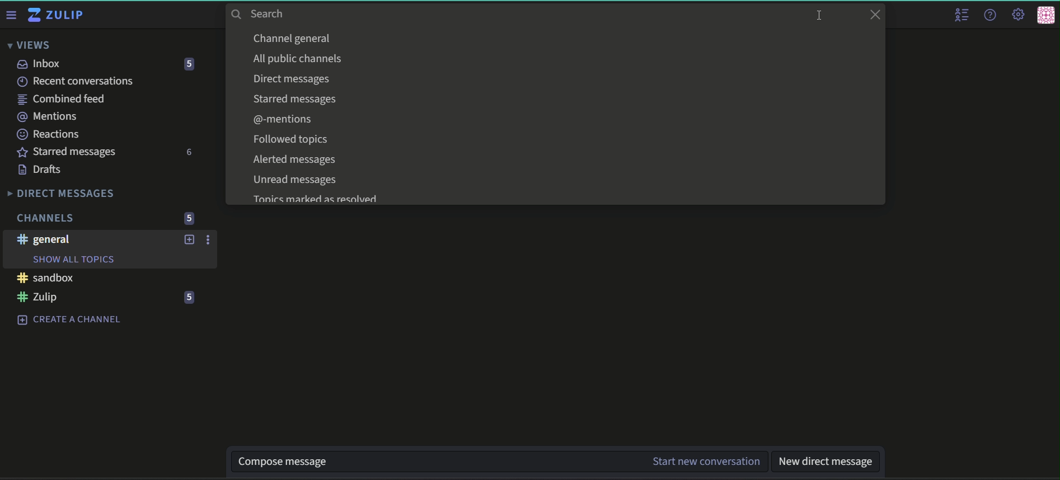  What do you see at coordinates (43, 239) in the screenshot?
I see `#general` at bounding box center [43, 239].